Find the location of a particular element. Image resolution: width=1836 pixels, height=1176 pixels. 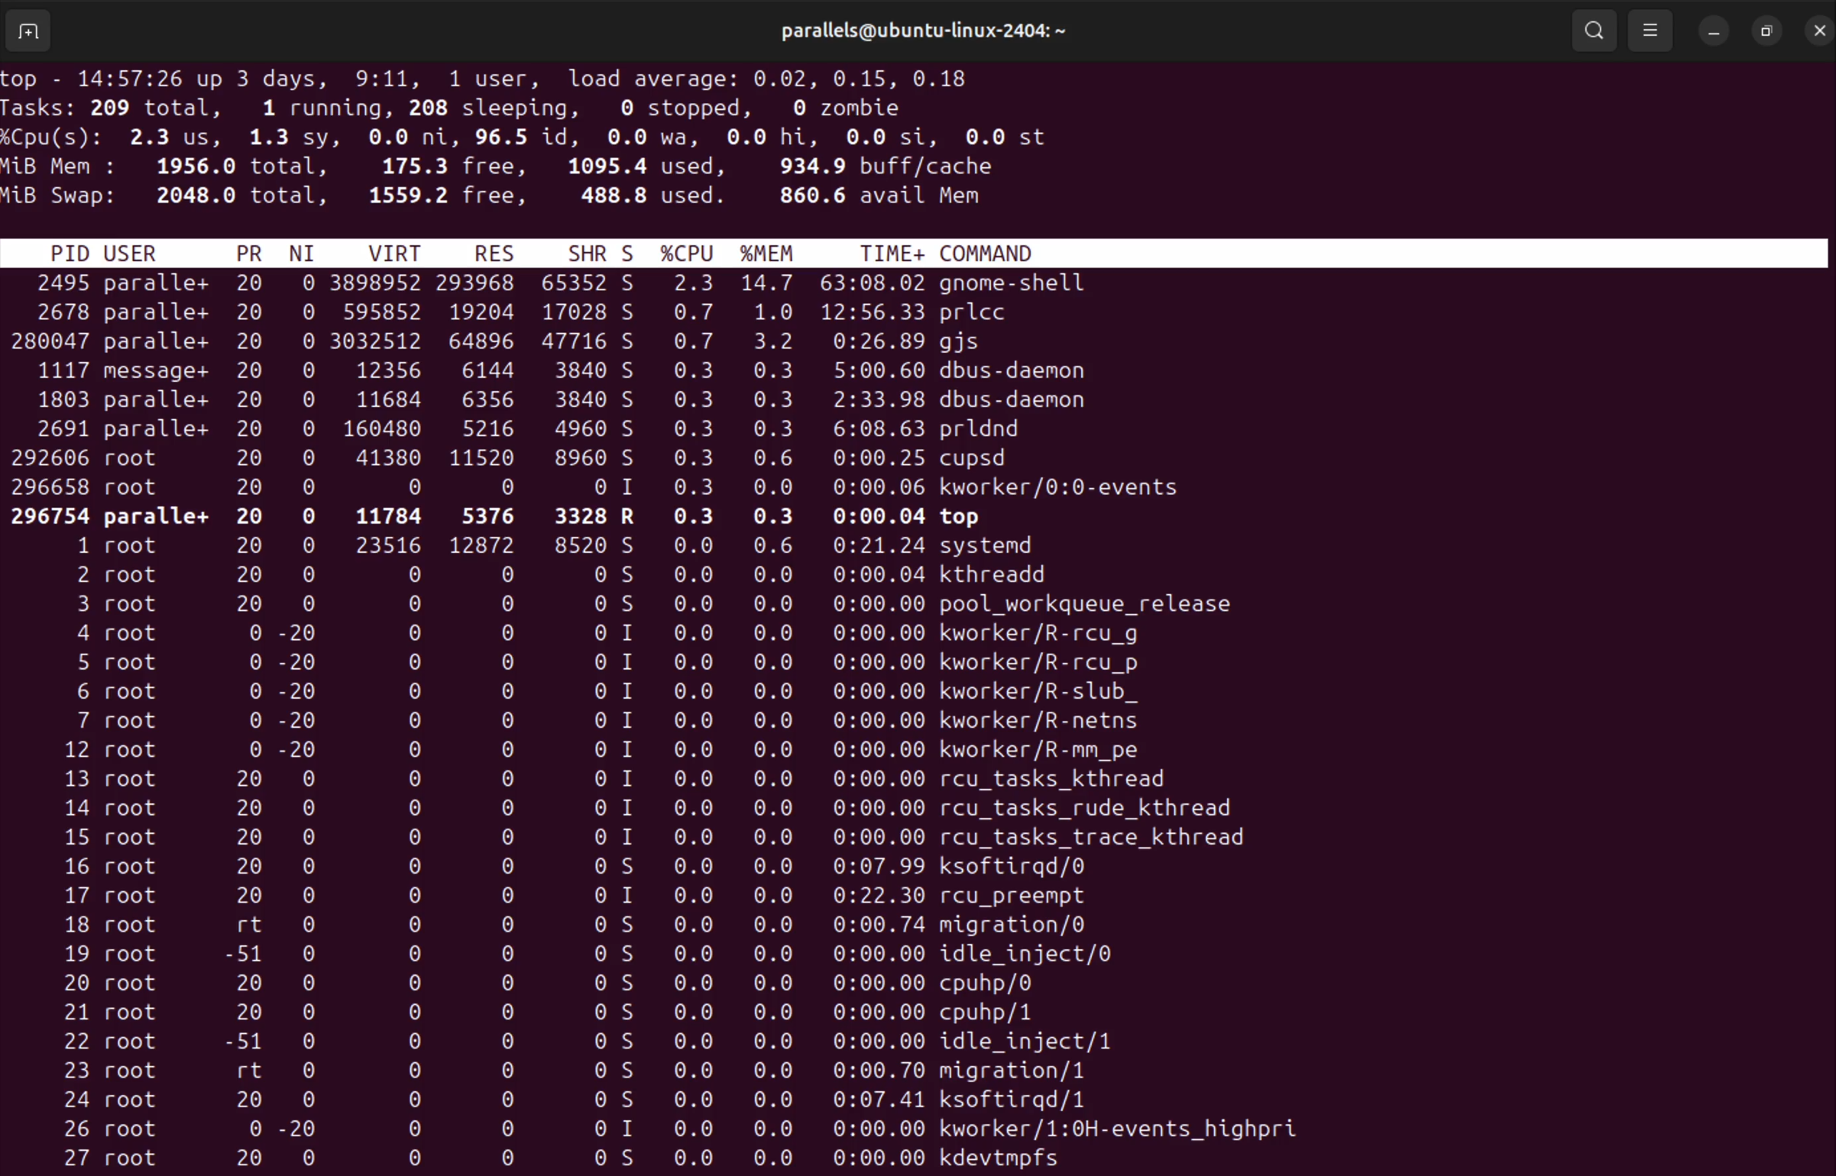

bash prompt is located at coordinates (1815, 31).